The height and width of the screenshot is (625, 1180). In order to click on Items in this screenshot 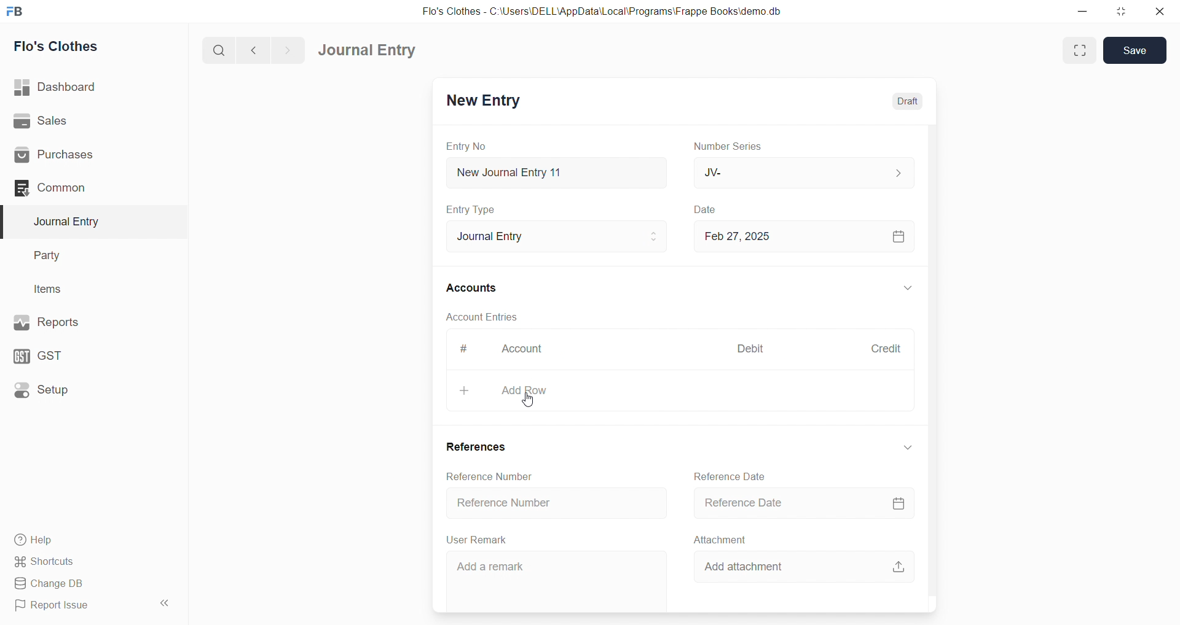, I will do `click(52, 289)`.